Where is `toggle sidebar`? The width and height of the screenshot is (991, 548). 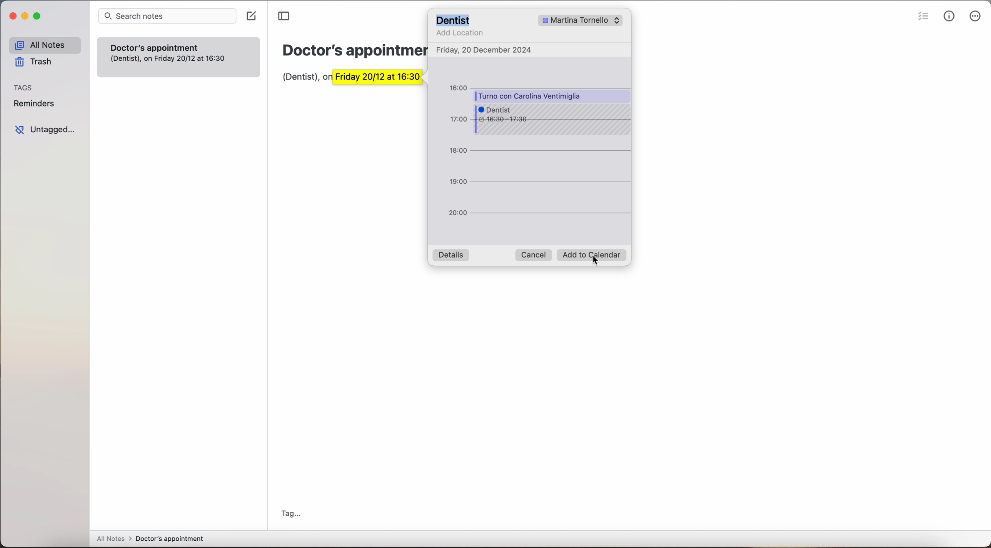
toggle sidebar is located at coordinates (284, 16).